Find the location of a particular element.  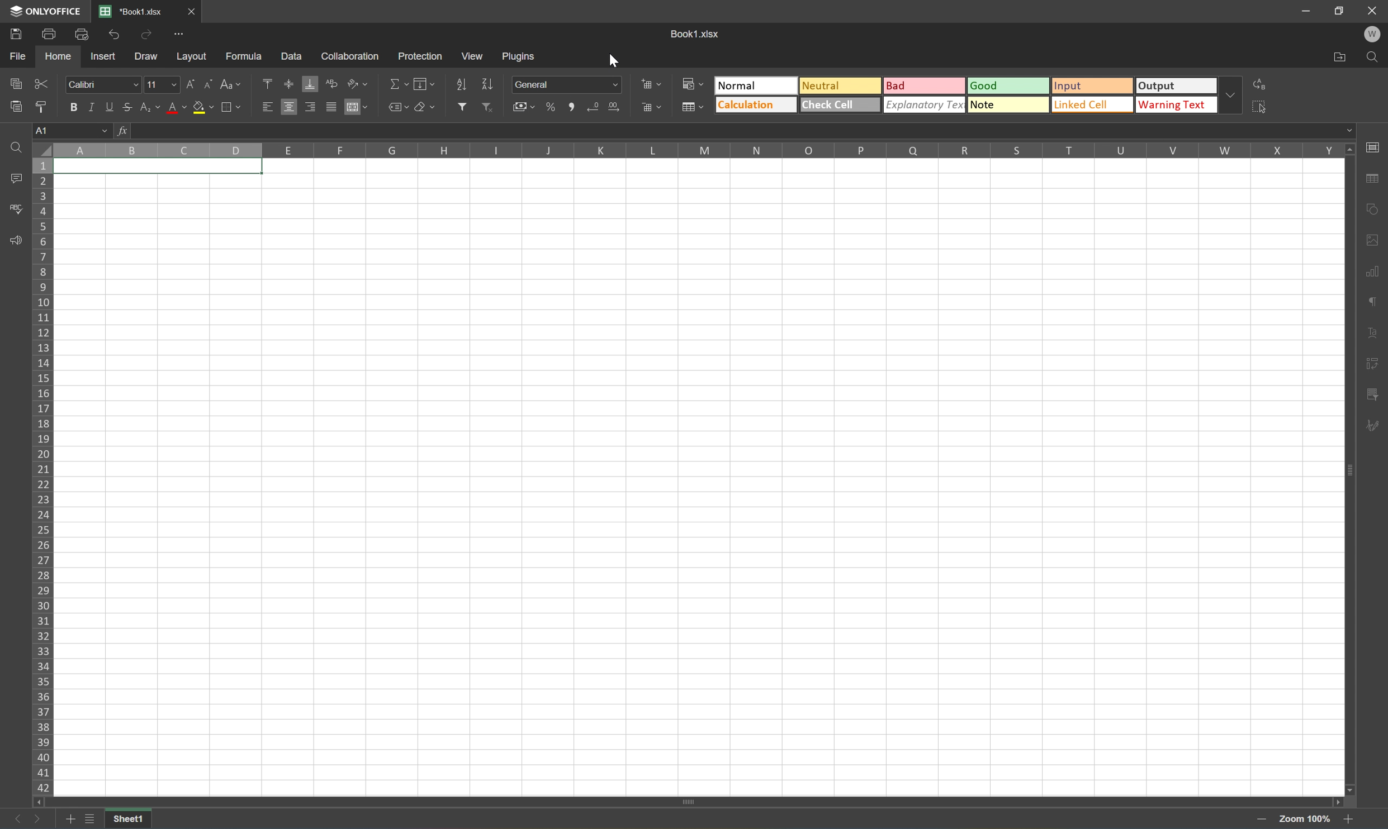

Align top is located at coordinates (267, 82).